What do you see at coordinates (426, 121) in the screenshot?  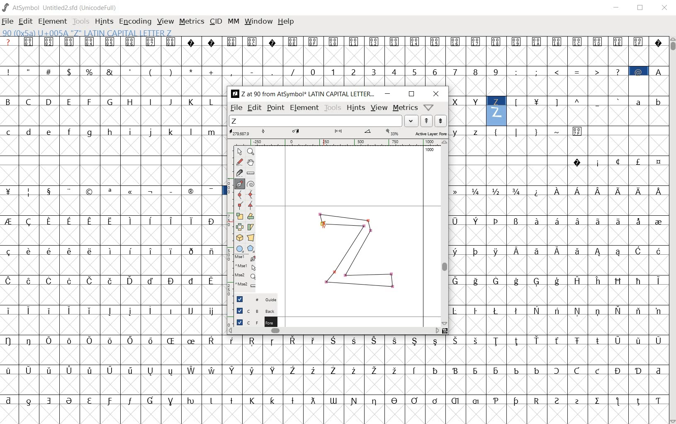 I see `show the next word on the list` at bounding box center [426, 121].